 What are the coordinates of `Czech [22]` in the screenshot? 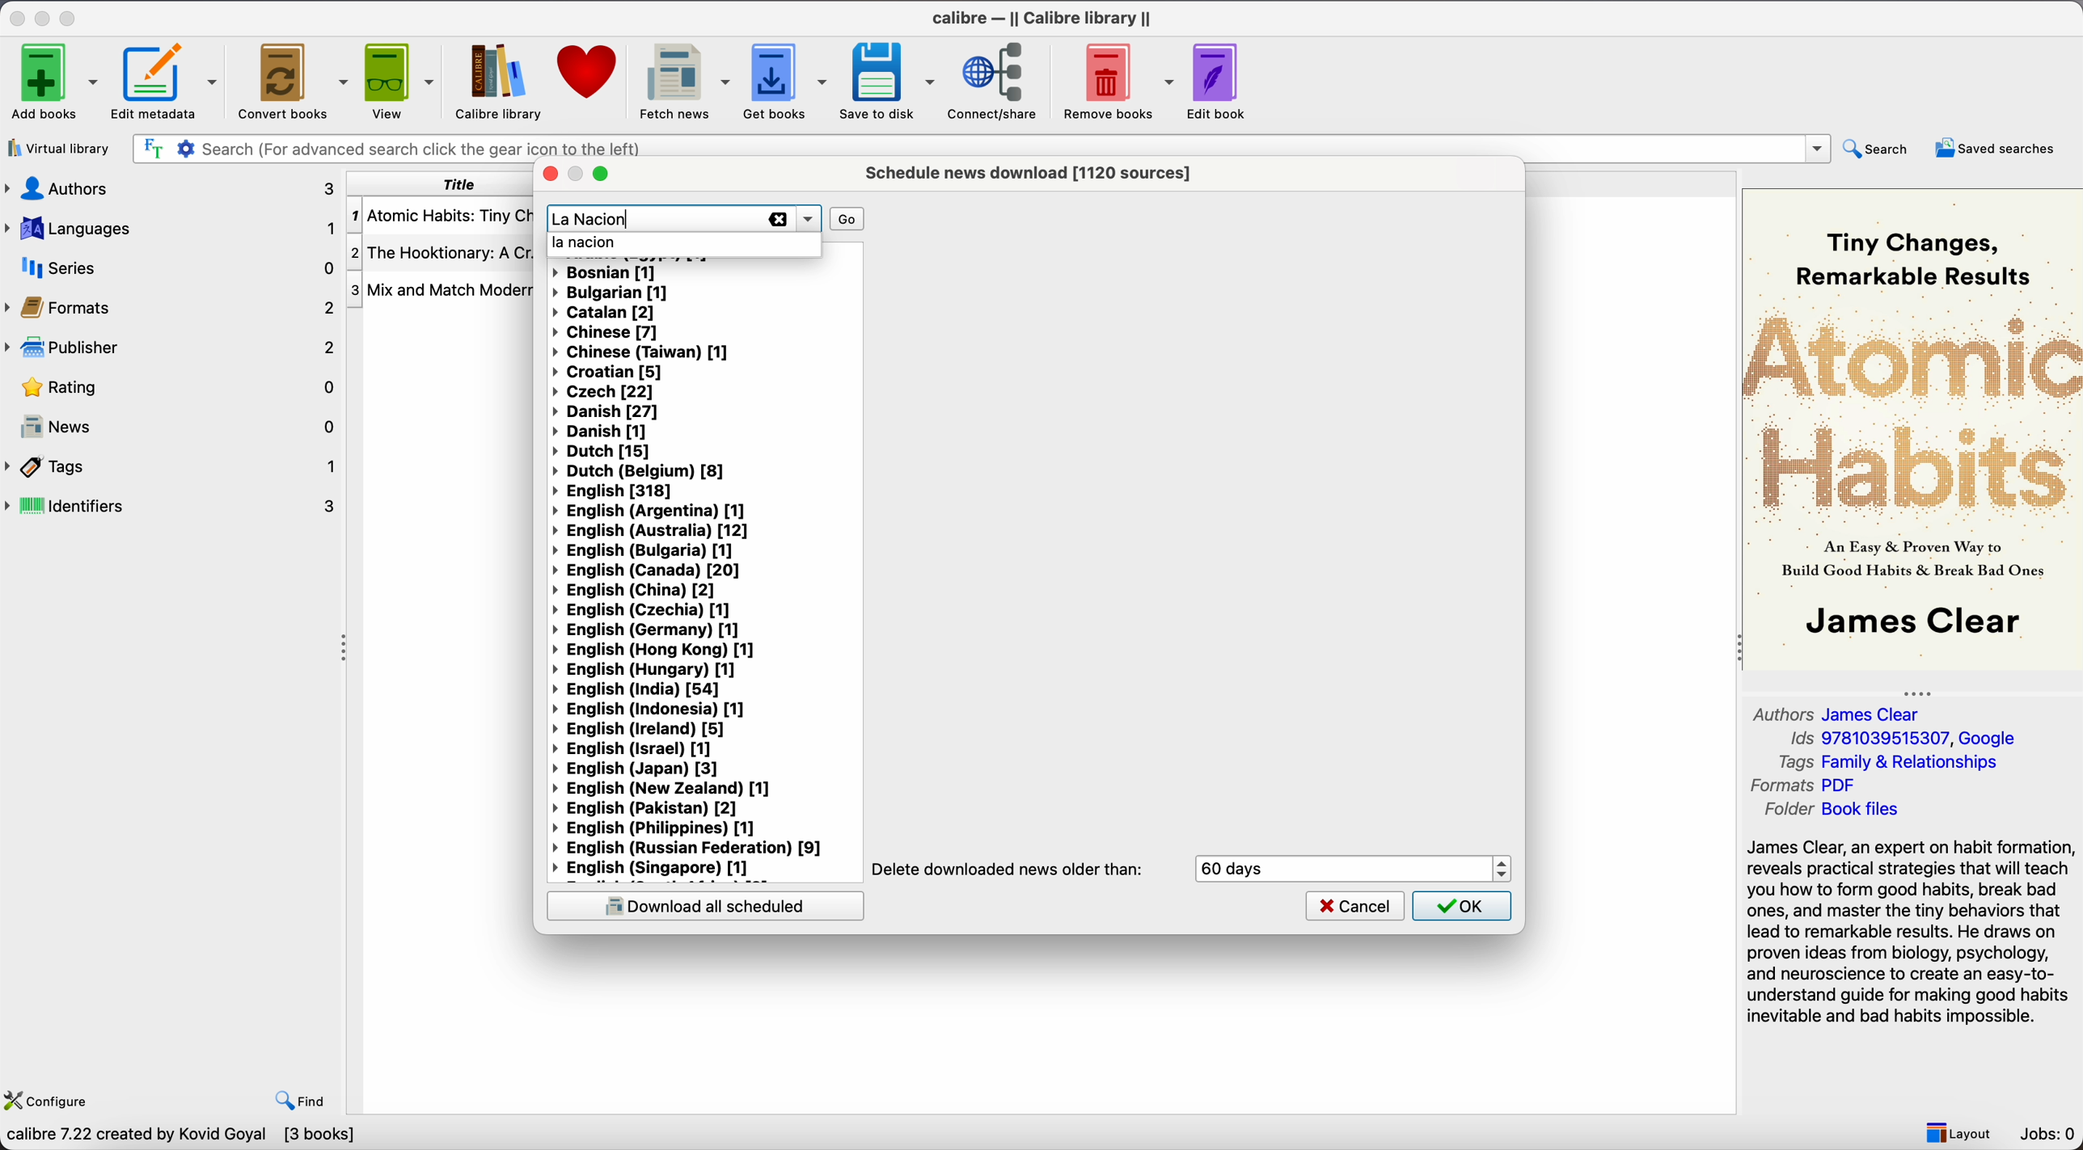 It's located at (602, 391).